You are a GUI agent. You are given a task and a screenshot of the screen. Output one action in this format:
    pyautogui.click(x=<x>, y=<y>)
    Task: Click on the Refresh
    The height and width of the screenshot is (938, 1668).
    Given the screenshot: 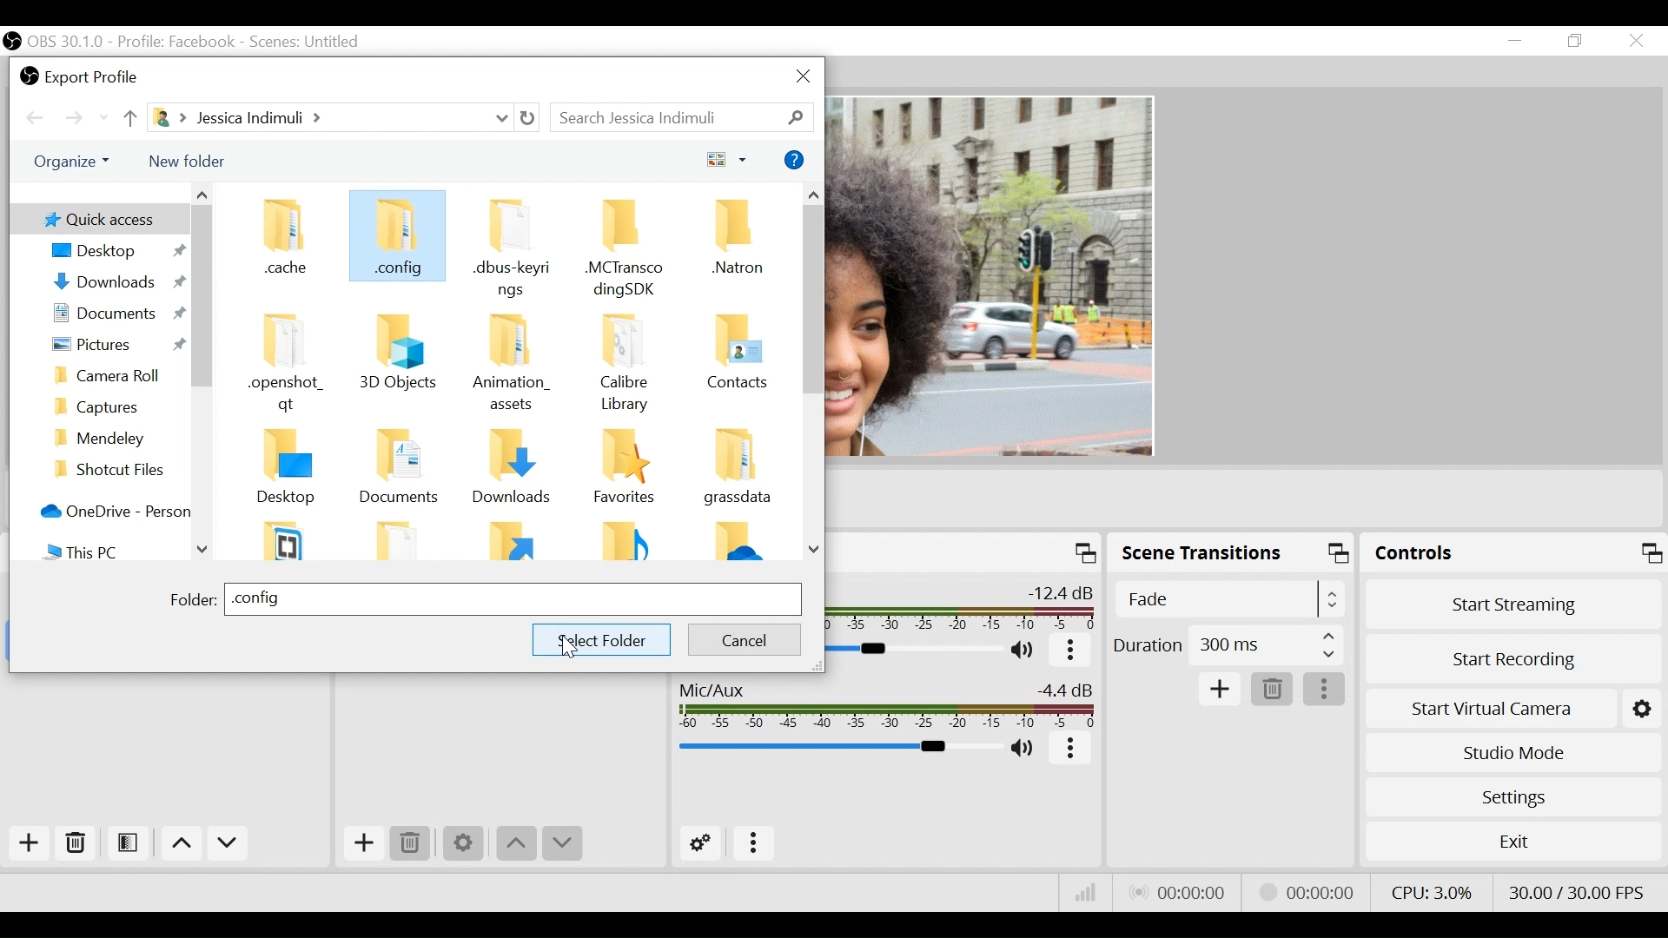 What is the action you would take?
    pyautogui.click(x=530, y=119)
    